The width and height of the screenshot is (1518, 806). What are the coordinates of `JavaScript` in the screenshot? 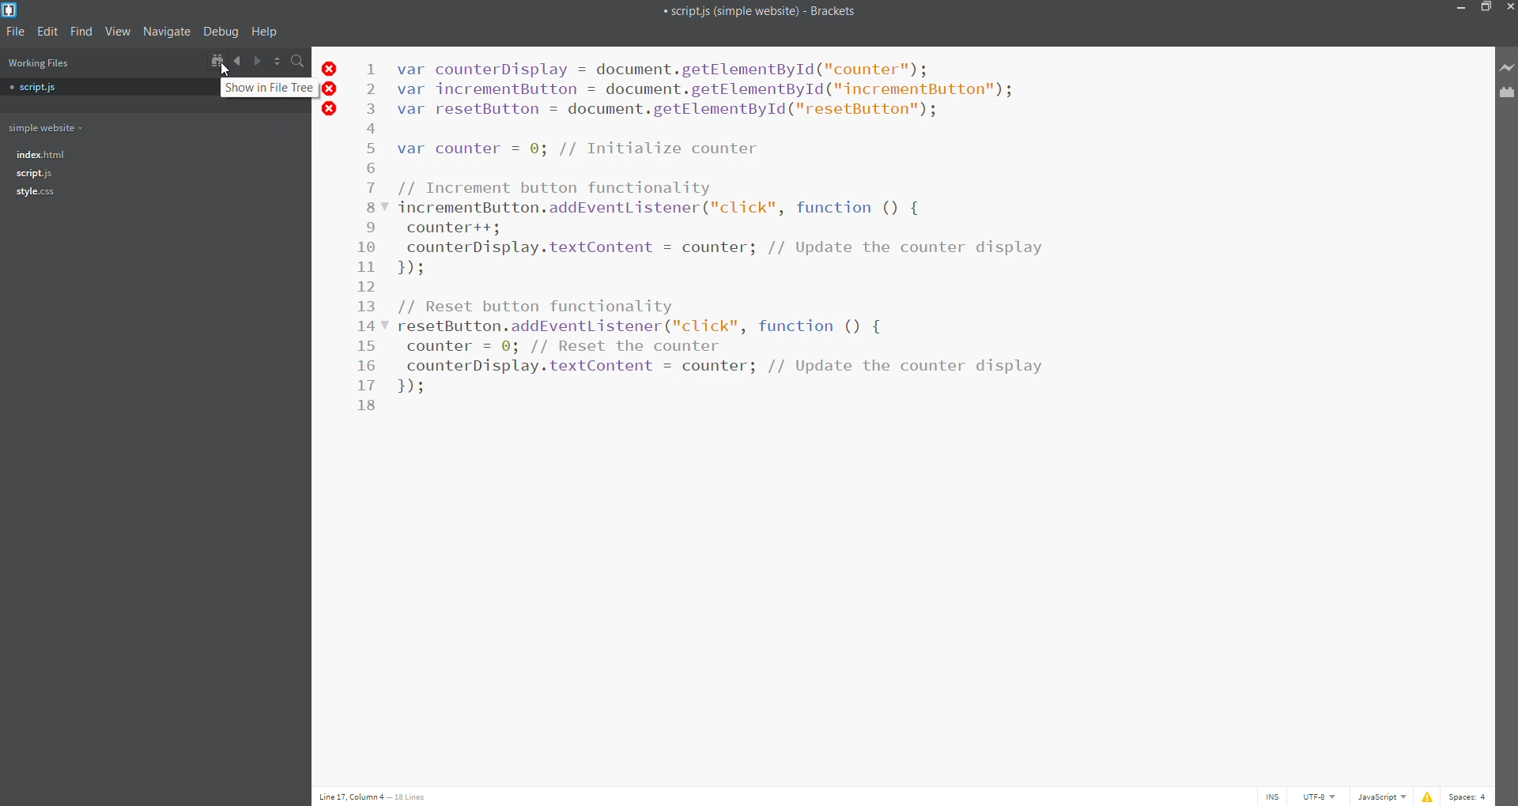 It's located at (1378, 796).